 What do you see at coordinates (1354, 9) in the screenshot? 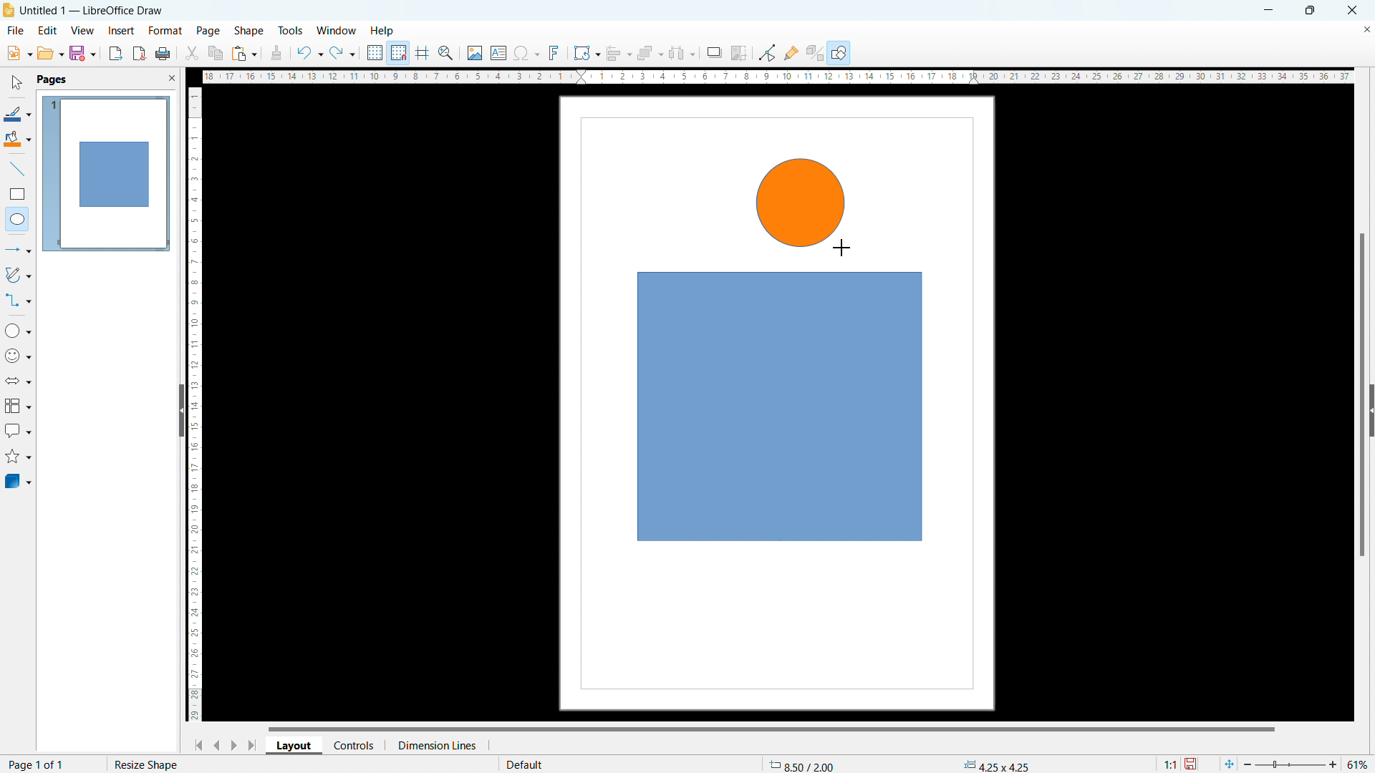
I see `close` at bounding box center [1354, 9].